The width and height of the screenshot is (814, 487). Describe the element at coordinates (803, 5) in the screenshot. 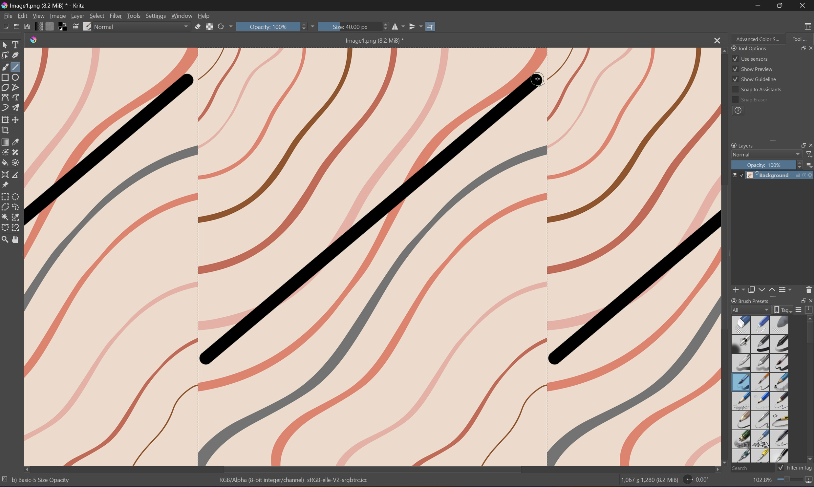

I see `Close` at that location.